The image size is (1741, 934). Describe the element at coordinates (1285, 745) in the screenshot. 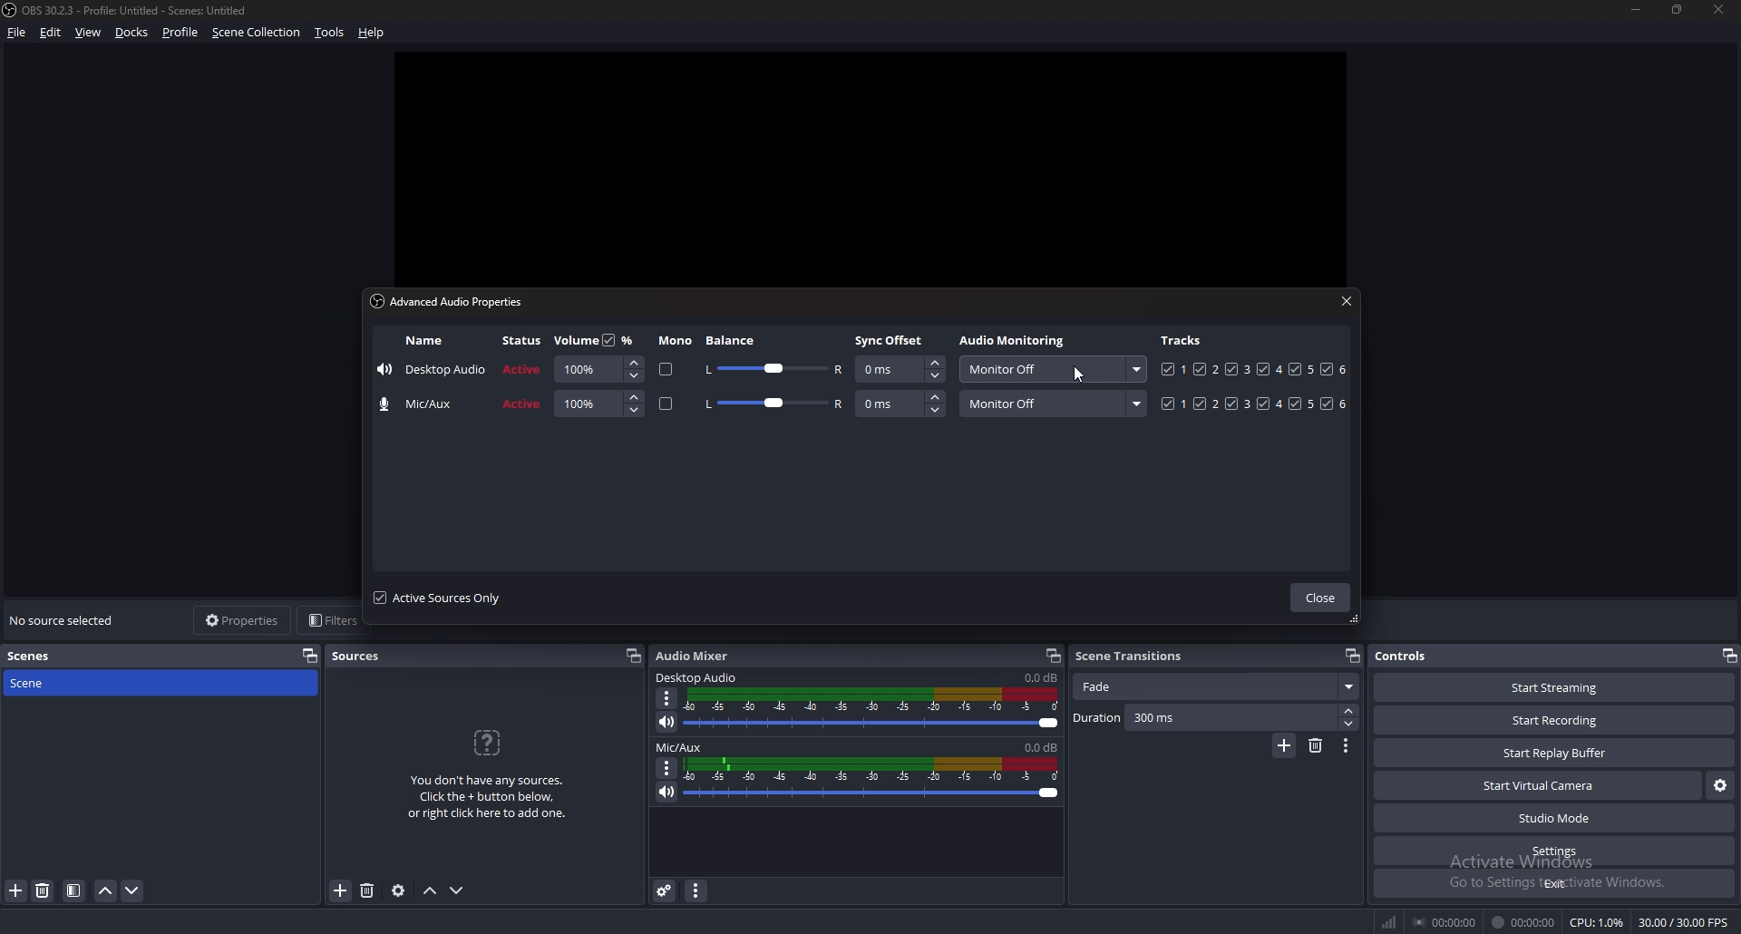

I see `add transition` at that location.